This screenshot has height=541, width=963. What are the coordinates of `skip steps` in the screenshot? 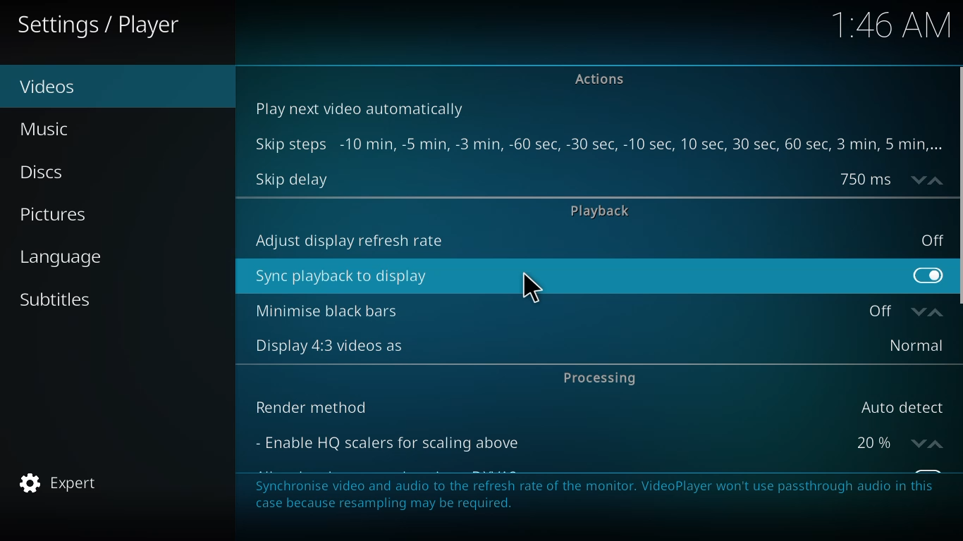 It's located at (287, 144).